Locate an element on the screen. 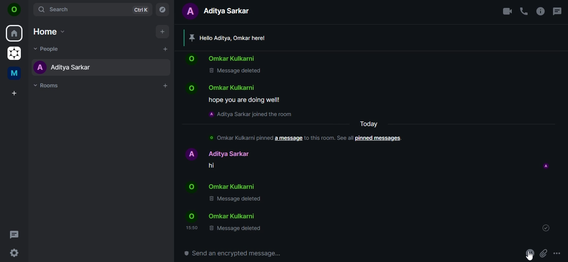 This screenshot has height=262, width=568. text chain is located at coordinates (294, 134).